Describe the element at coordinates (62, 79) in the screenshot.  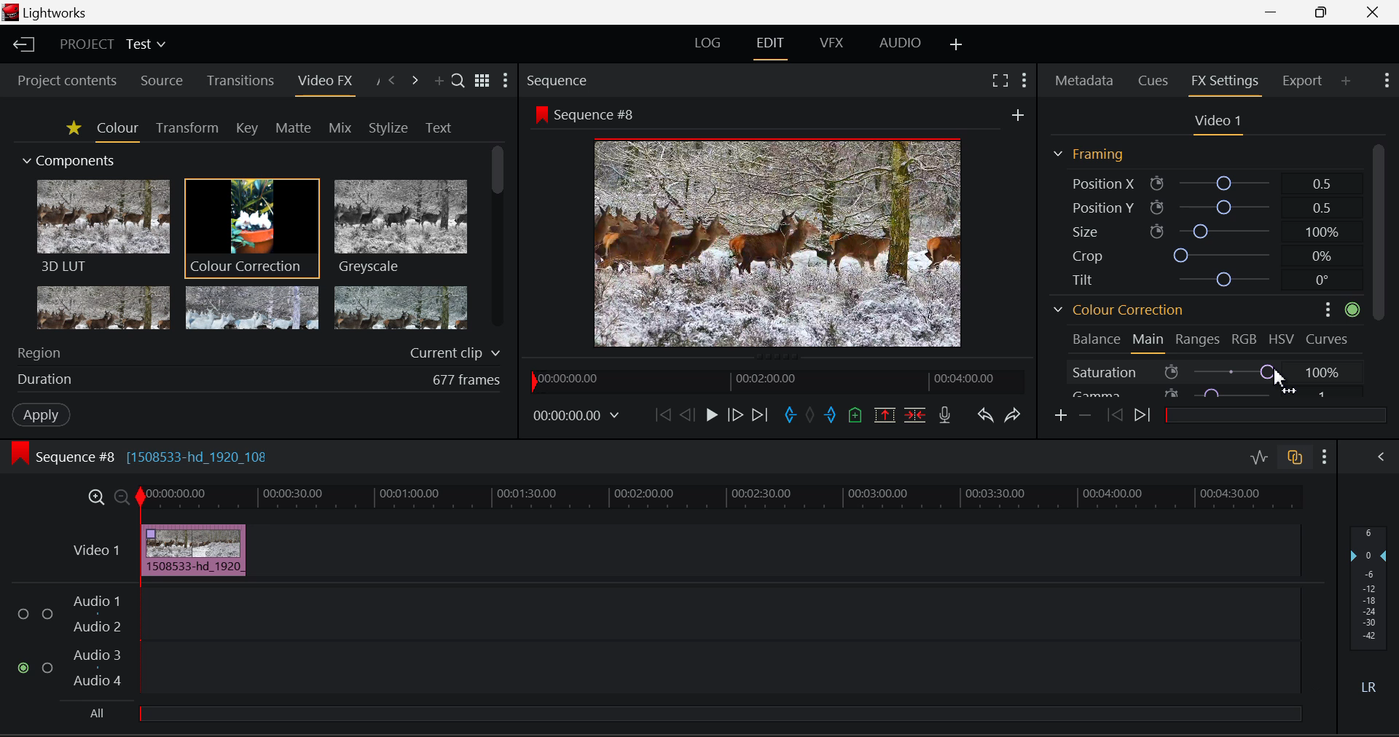
I see `Project contents` at that location.